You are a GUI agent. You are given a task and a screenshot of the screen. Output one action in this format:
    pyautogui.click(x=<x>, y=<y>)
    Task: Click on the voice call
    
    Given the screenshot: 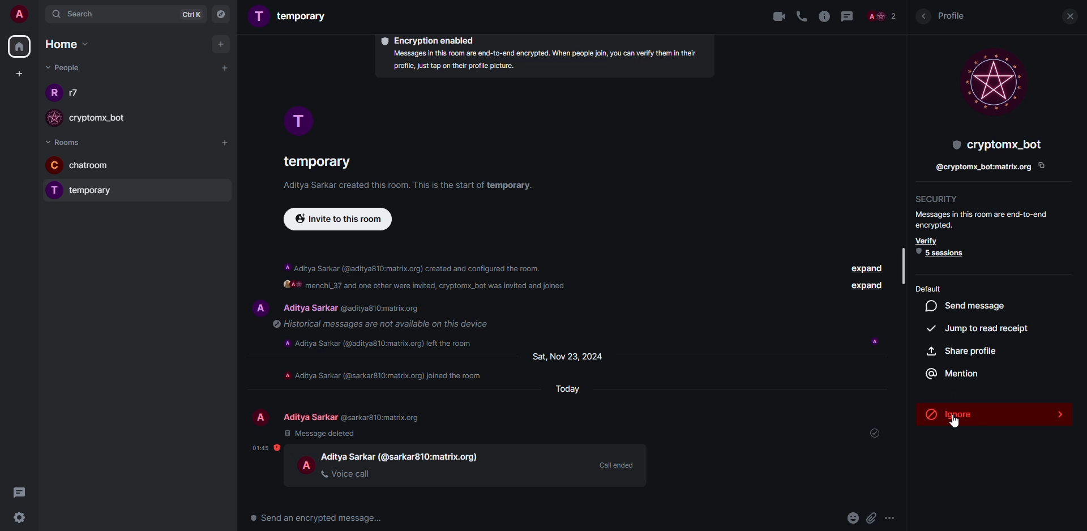 What is the action you would take?
    pyautogui.click(x=347, y=473)
    